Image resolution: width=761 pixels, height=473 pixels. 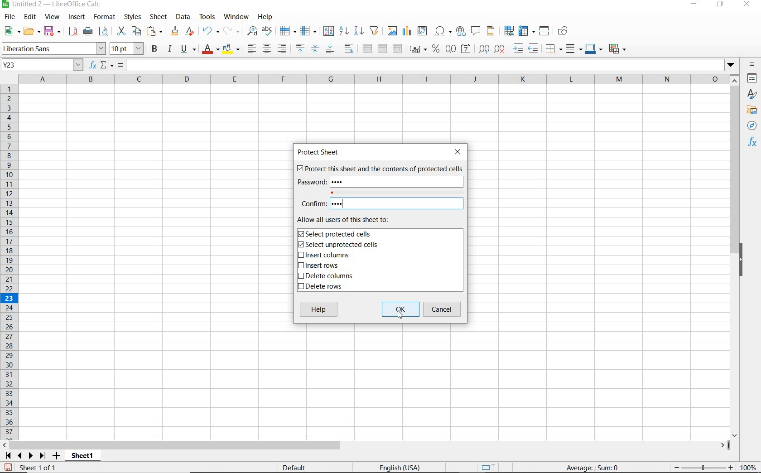 What do you see at coordinates (77, 17) in the screenshot?
I see `INSERT` at bounding box center [77, 17].